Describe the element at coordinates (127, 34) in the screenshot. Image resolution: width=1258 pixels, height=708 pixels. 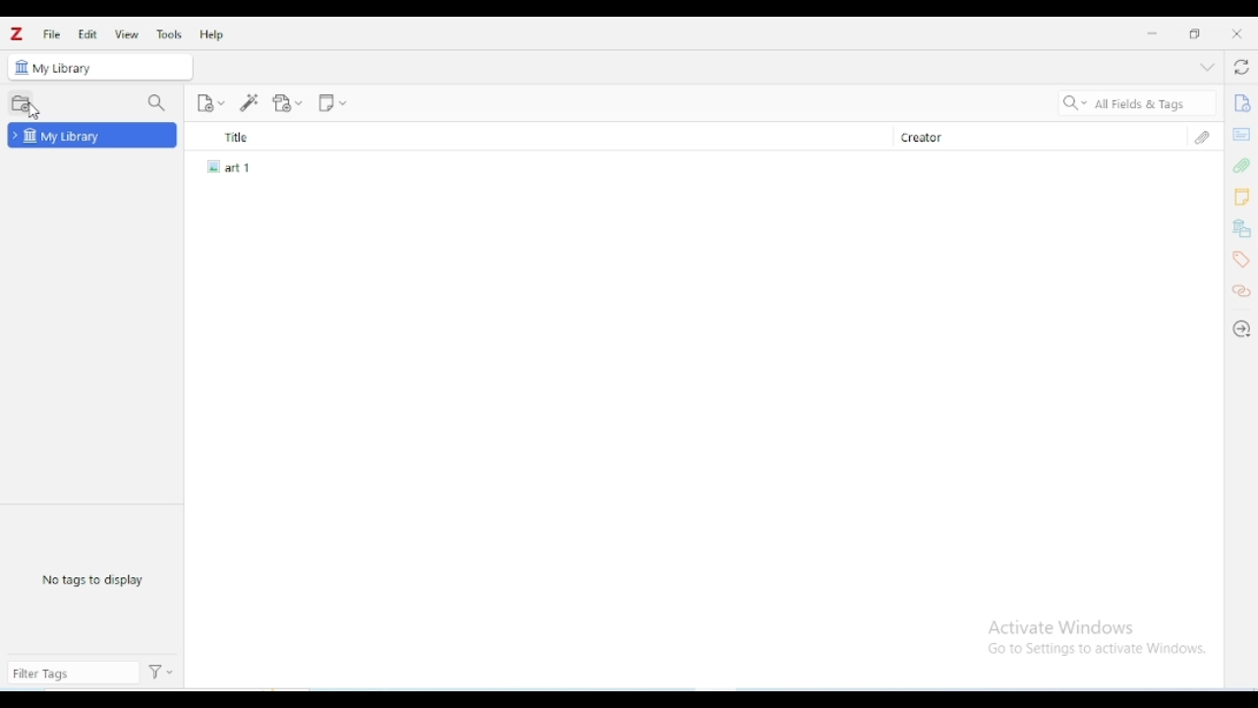
I see `view` at that location.